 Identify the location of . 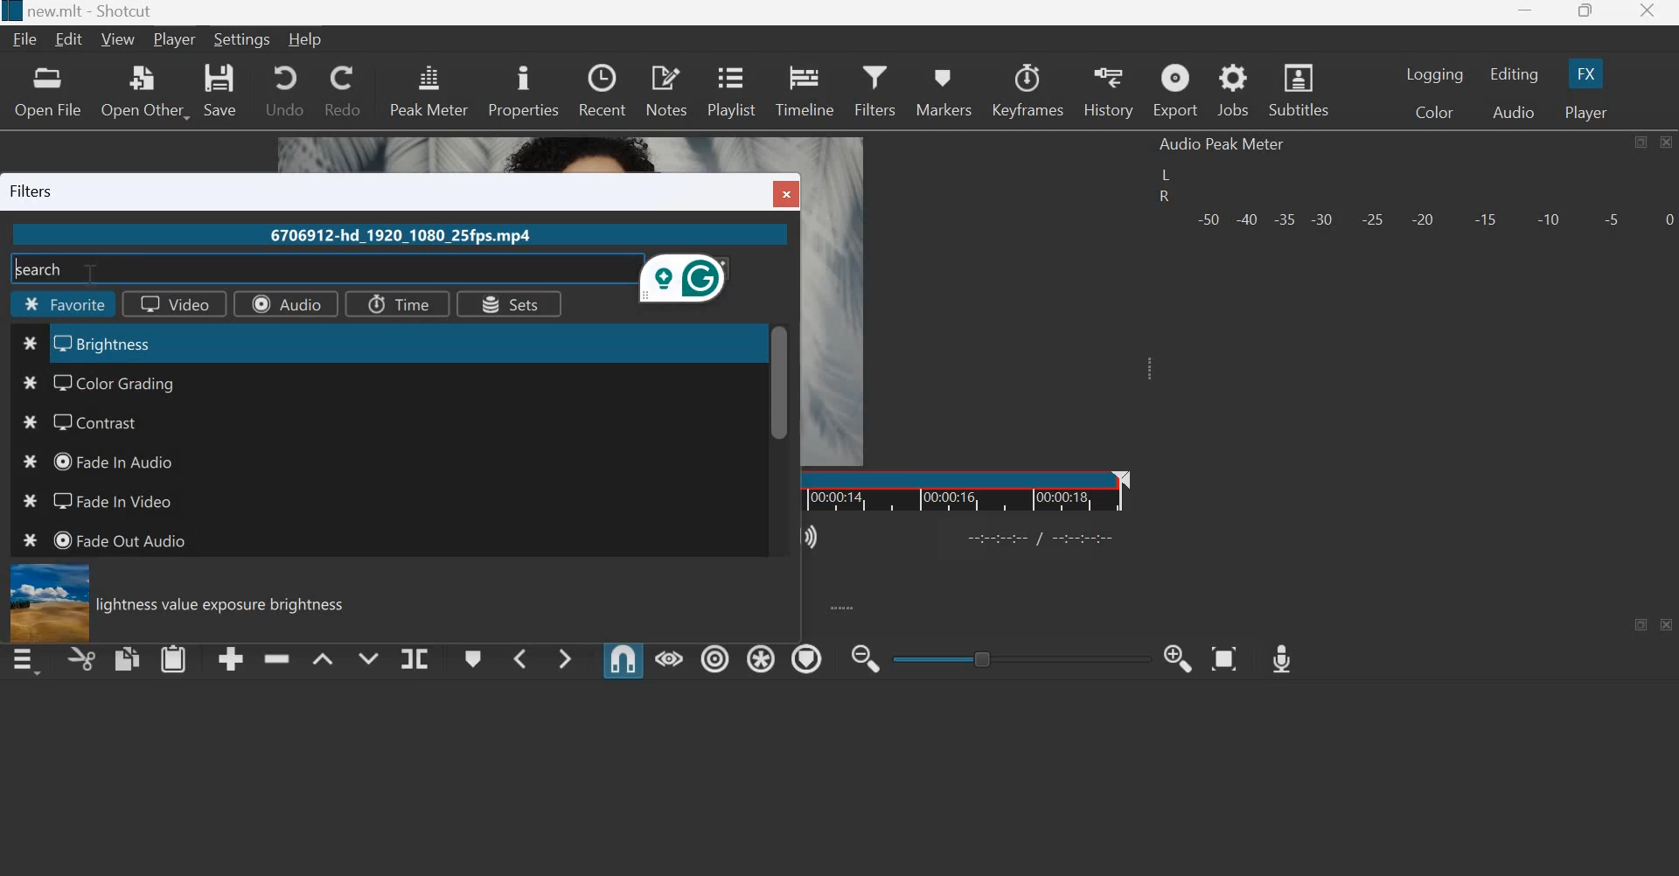
(31, 465).